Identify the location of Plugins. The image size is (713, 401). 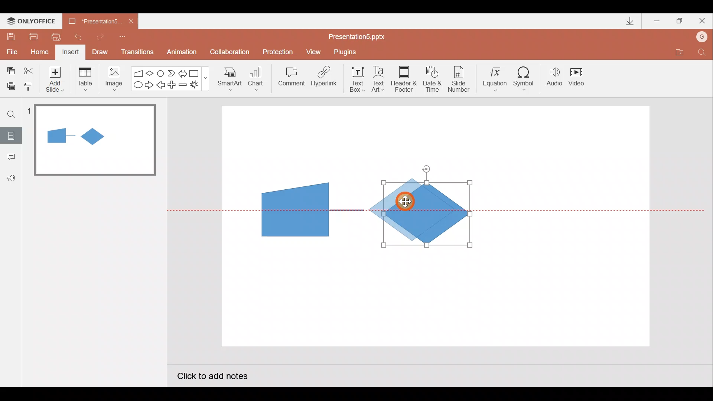
(347, 52).